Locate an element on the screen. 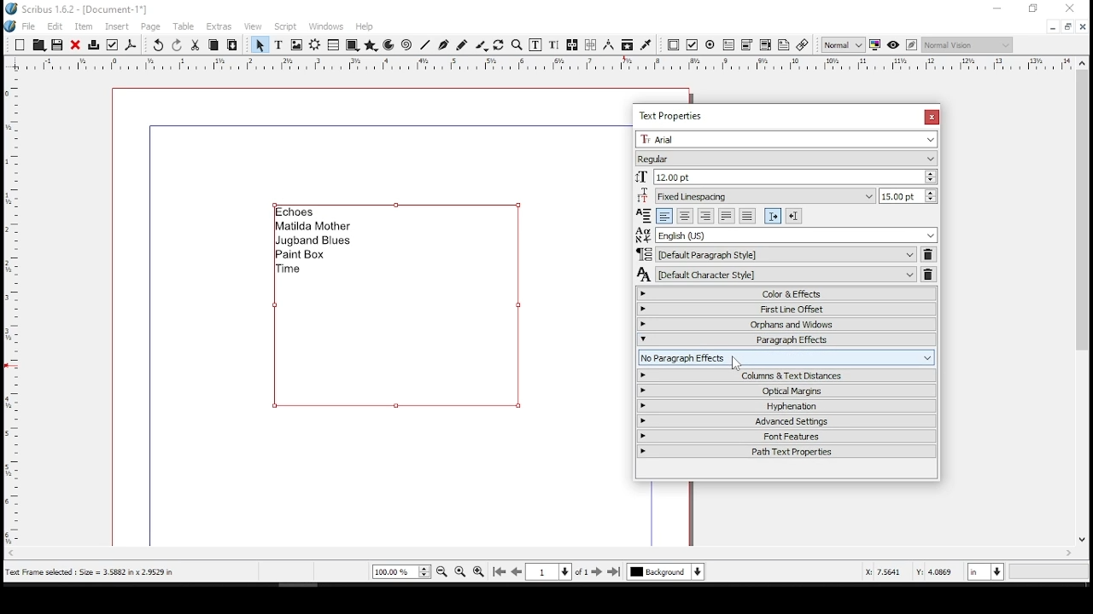 The width and height of the screenshot is (1093, 614). print is located at coordinates (95, 43).